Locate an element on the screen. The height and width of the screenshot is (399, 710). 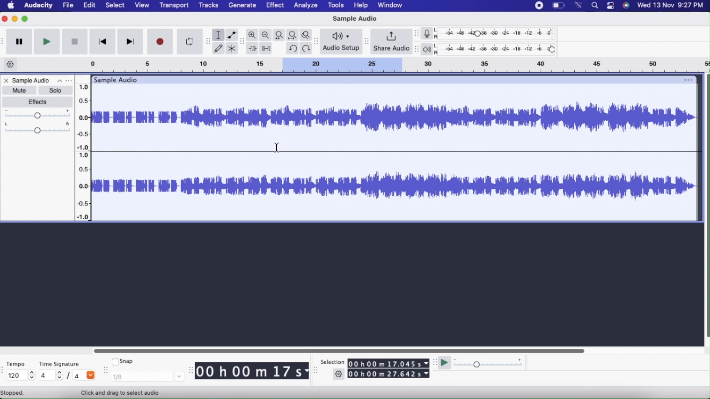
Trim audio outside selection is located at coordinates (252, 49).